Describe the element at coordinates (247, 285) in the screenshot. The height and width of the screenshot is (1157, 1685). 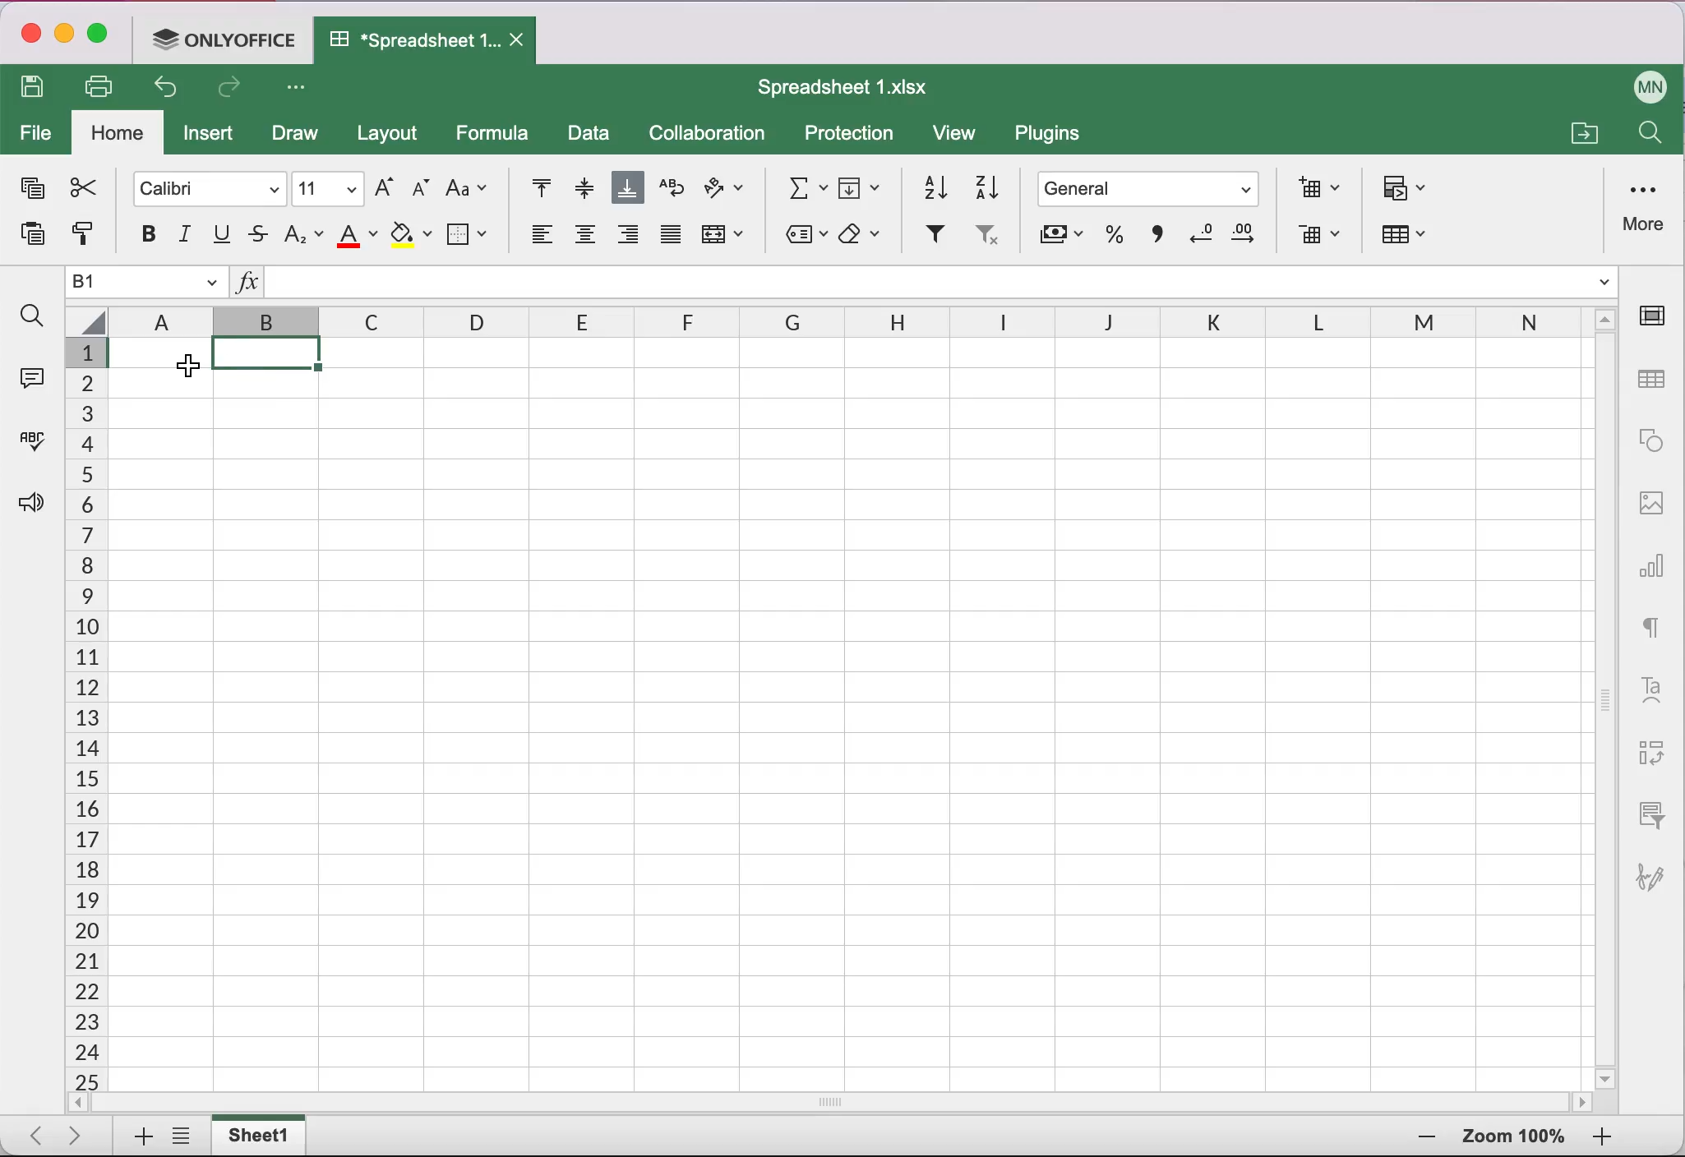
I see `Insert function` at that location.